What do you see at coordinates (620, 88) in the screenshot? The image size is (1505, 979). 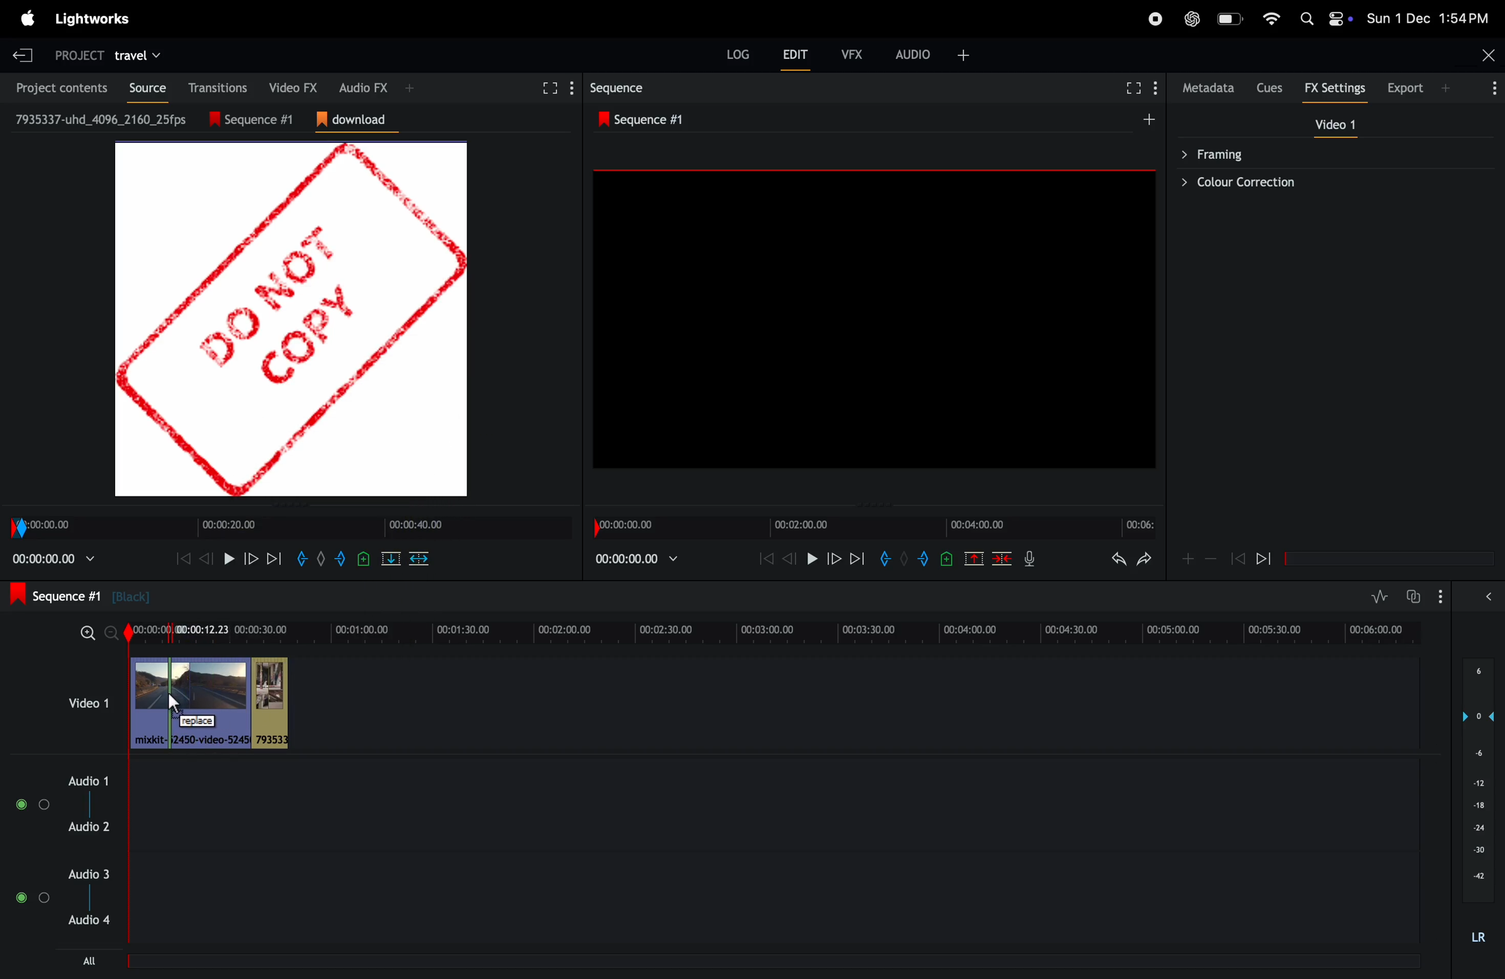 I see `sequence` at bounding box center [620, 88].